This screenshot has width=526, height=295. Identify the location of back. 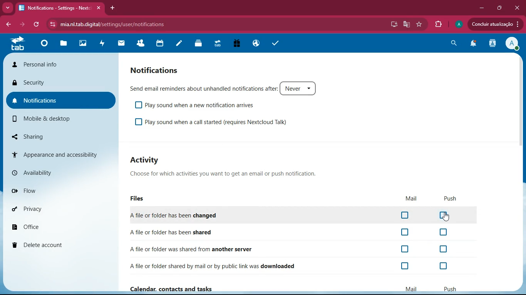
(8, 25).